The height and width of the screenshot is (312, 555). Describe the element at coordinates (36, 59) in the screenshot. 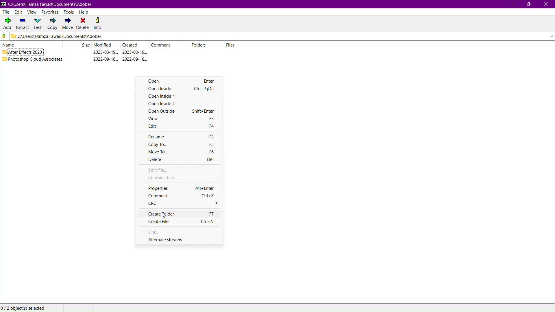

I see `Photoshop Cloud Associates` at that location.